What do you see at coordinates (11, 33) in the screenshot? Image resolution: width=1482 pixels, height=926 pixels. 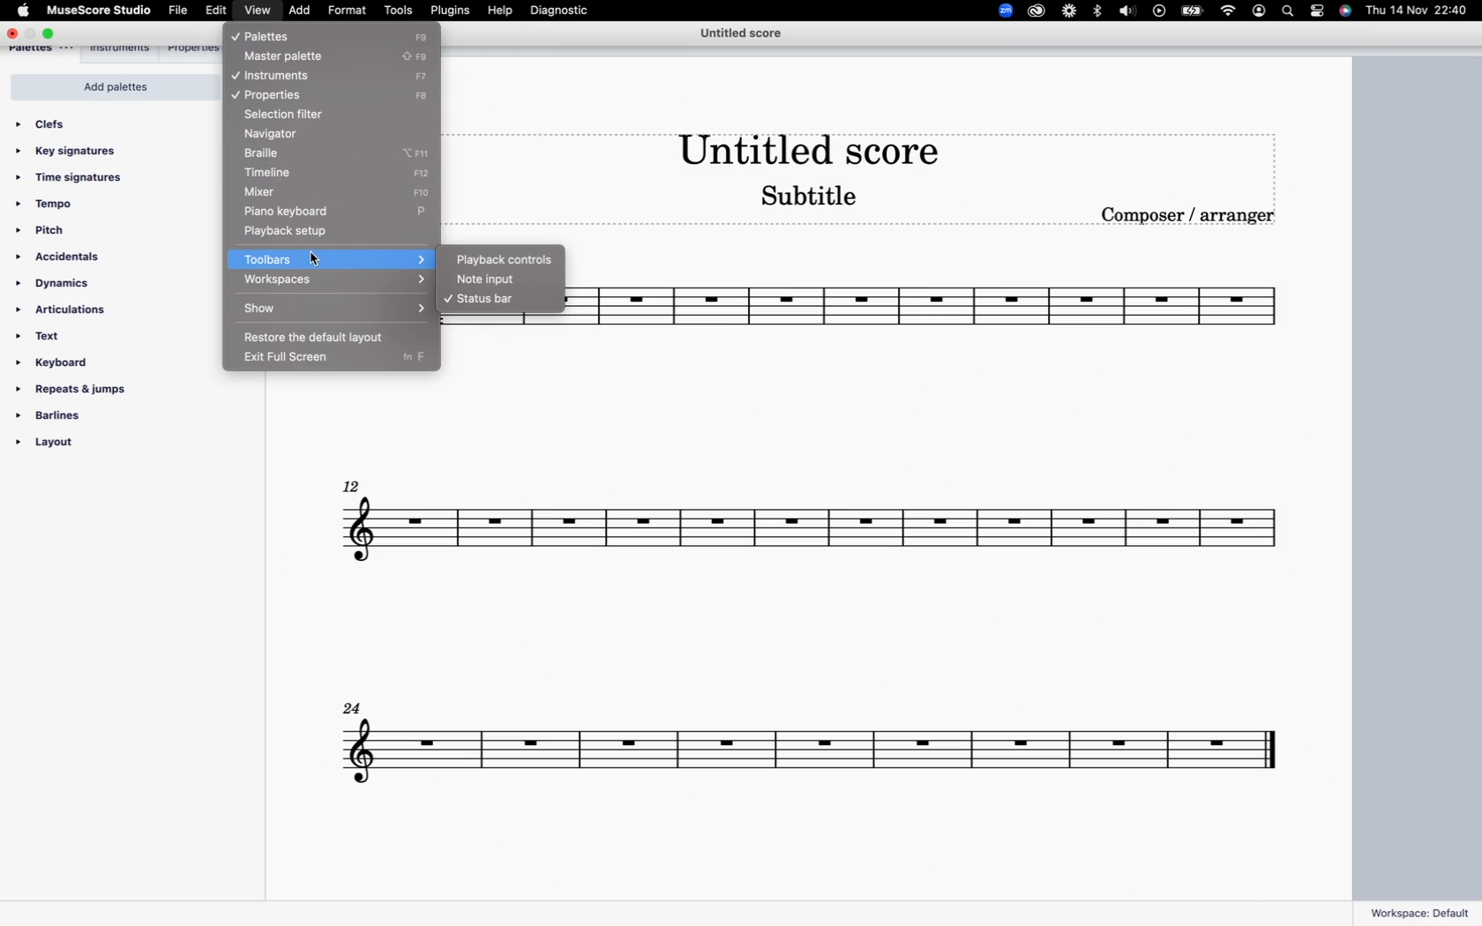 I see `close` at bounding box center [11, 33].